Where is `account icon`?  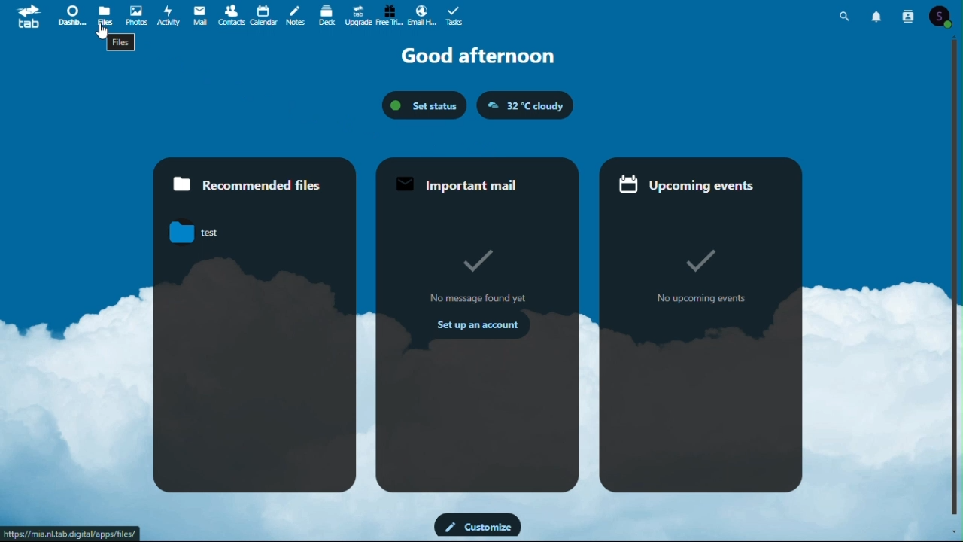
account icon is located at coordinates (943, 16).